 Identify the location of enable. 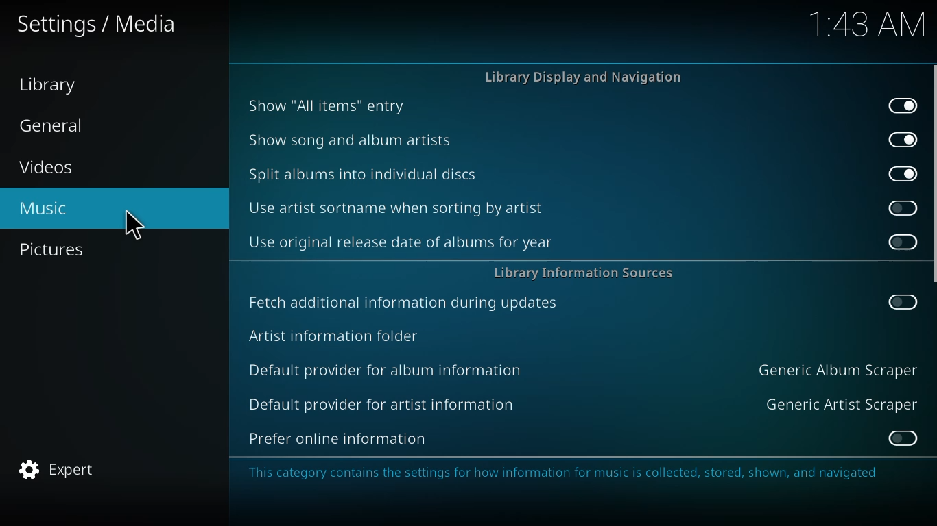
(903, 207).